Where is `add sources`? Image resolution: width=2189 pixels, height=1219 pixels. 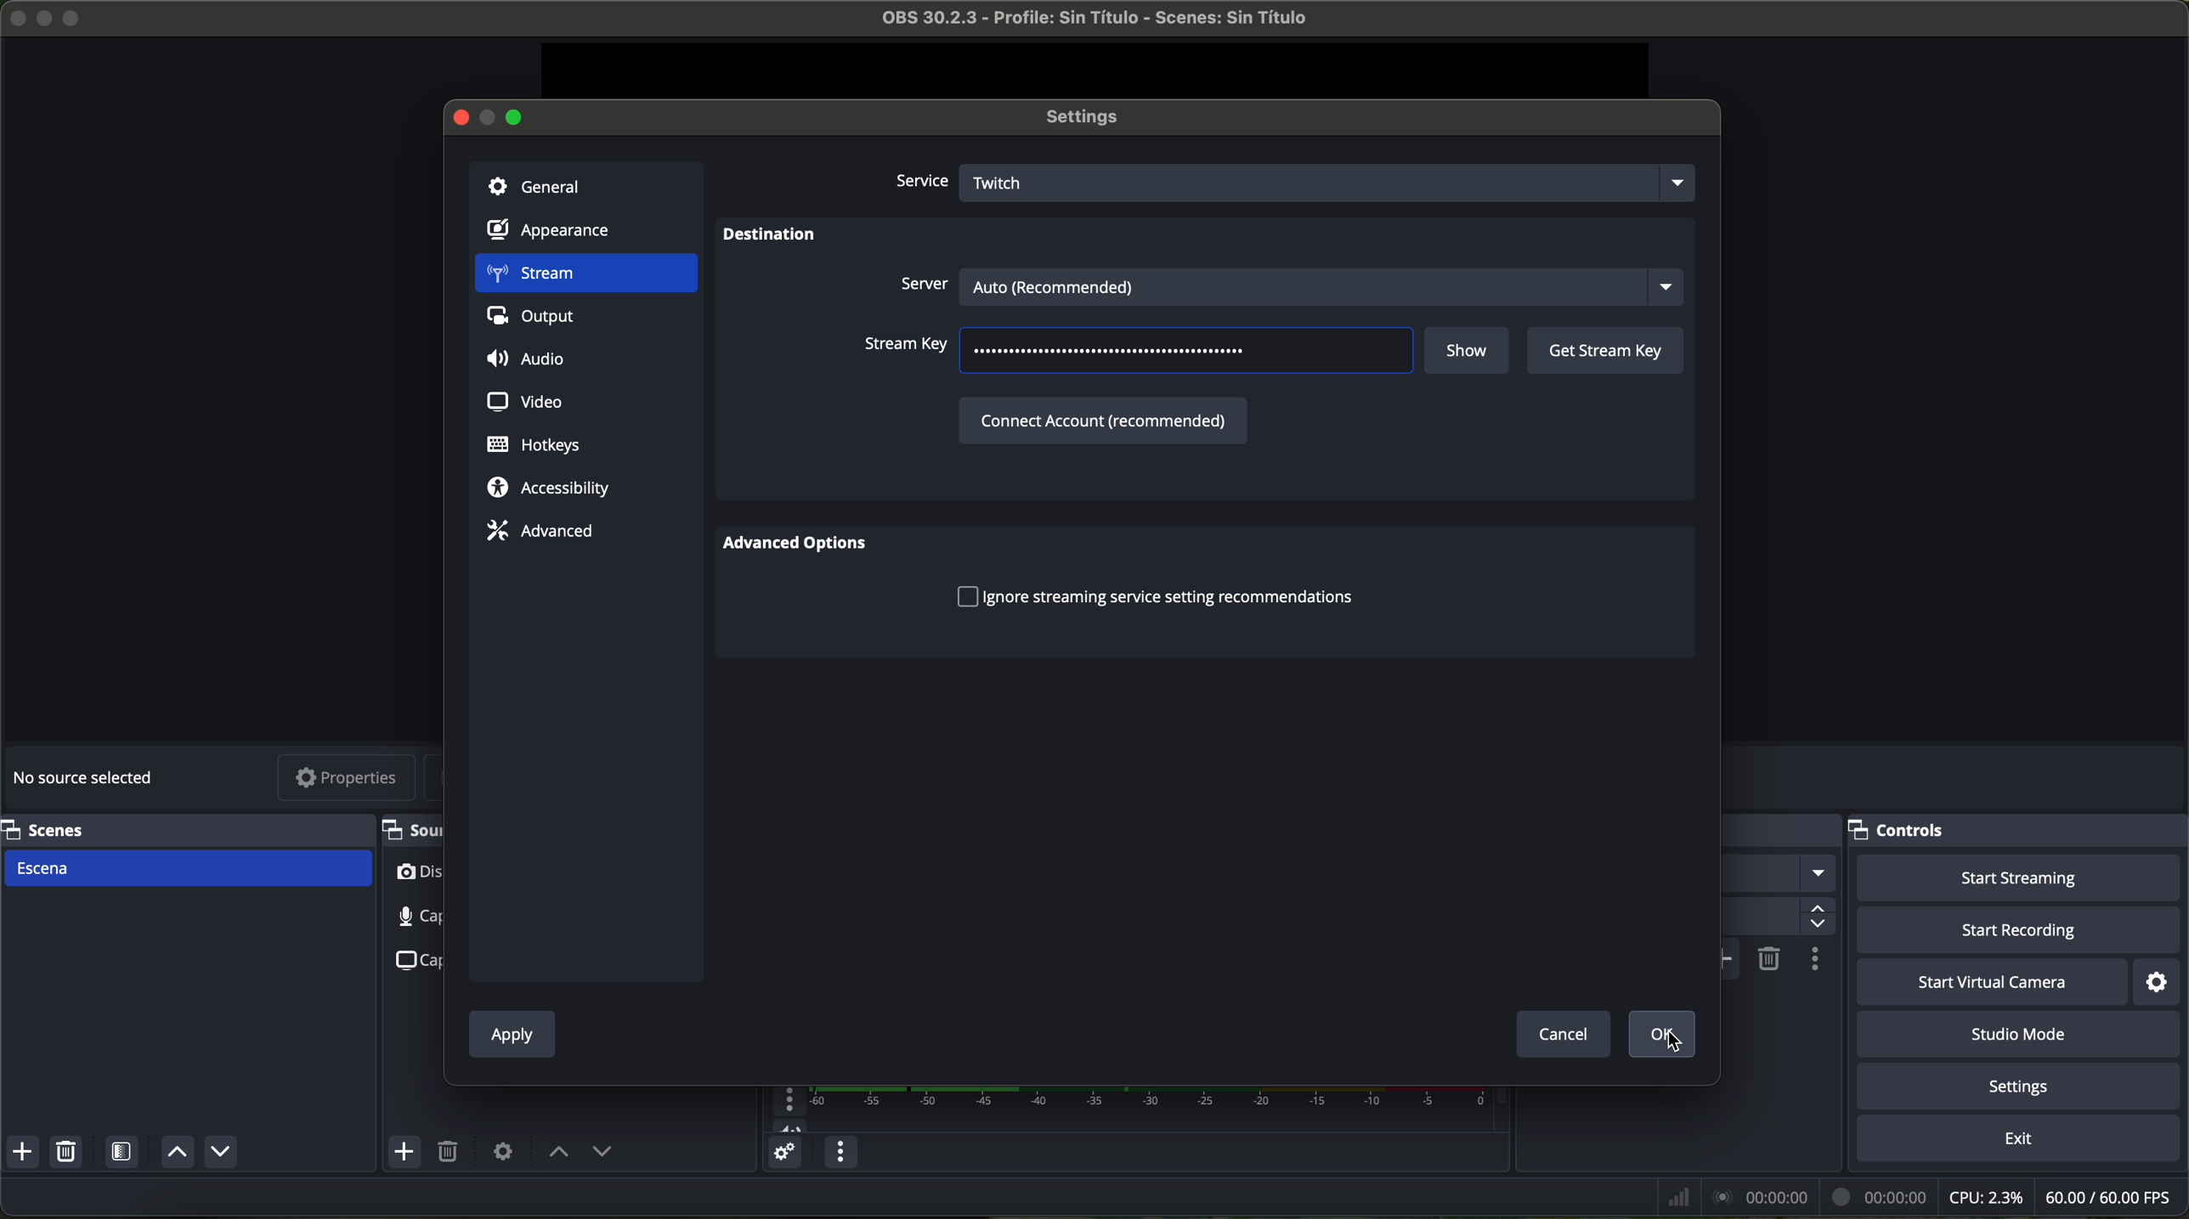
add sources is located at coordinates (406, 1153).